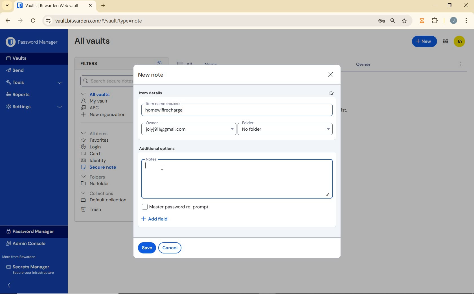 The image size is (474, 294). Describe the element at coordinates (368, 66) in the screenshot. I see `Owner` at that location.